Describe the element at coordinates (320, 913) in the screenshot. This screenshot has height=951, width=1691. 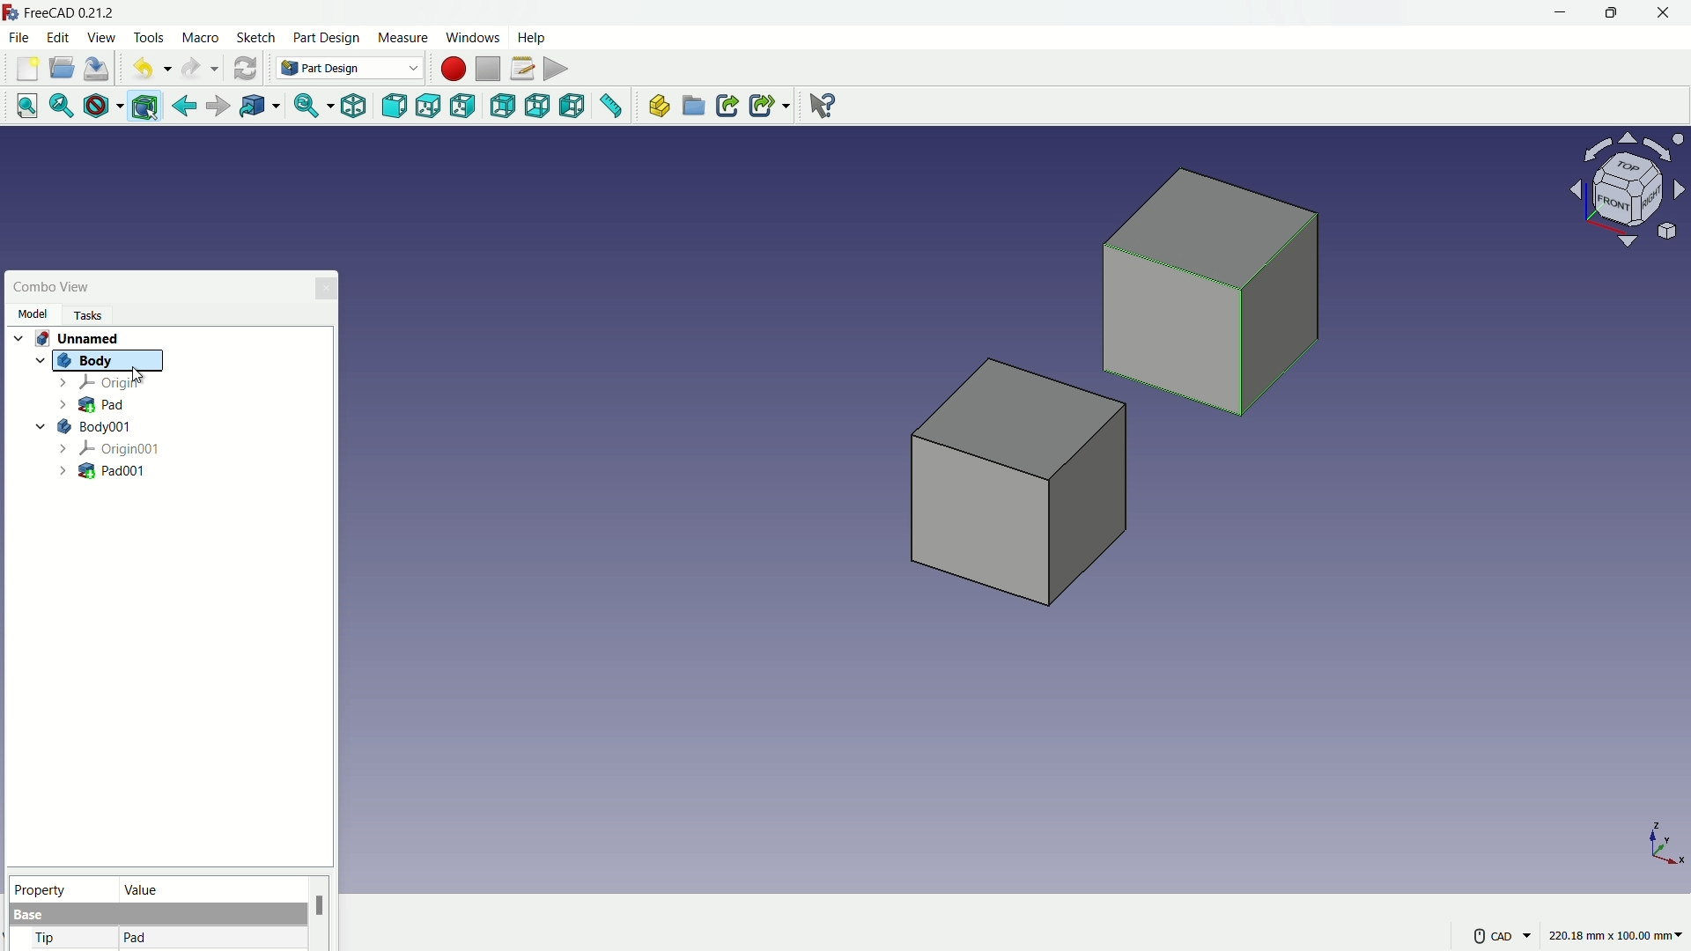
I see `scroll bar` at that location.